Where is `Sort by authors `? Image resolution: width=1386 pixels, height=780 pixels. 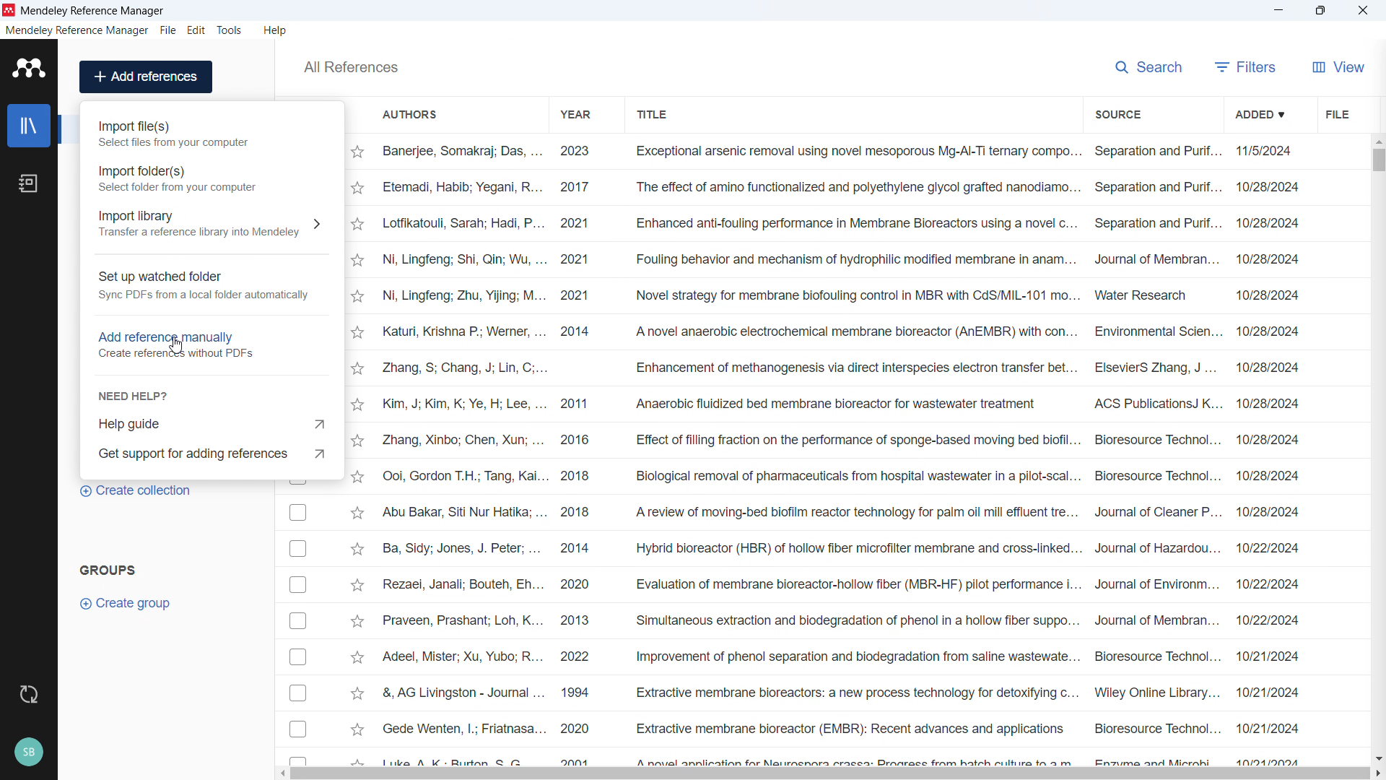
Sort by authors  is located at coordinates (411, 113).